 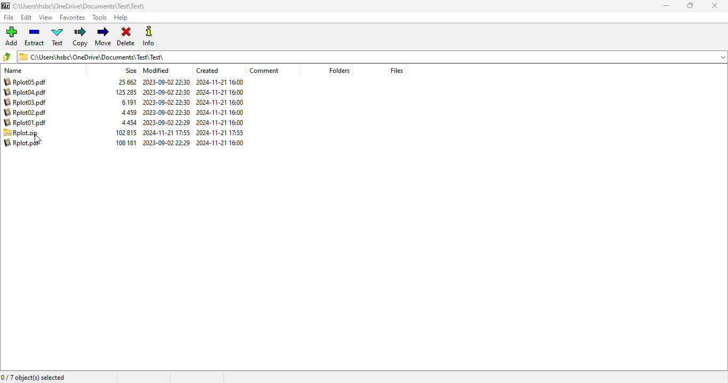 What do you see at coordinates (34, 378) in the screenshot?
I see `0/7 object(s) selected` at bounding box center [34, 378].